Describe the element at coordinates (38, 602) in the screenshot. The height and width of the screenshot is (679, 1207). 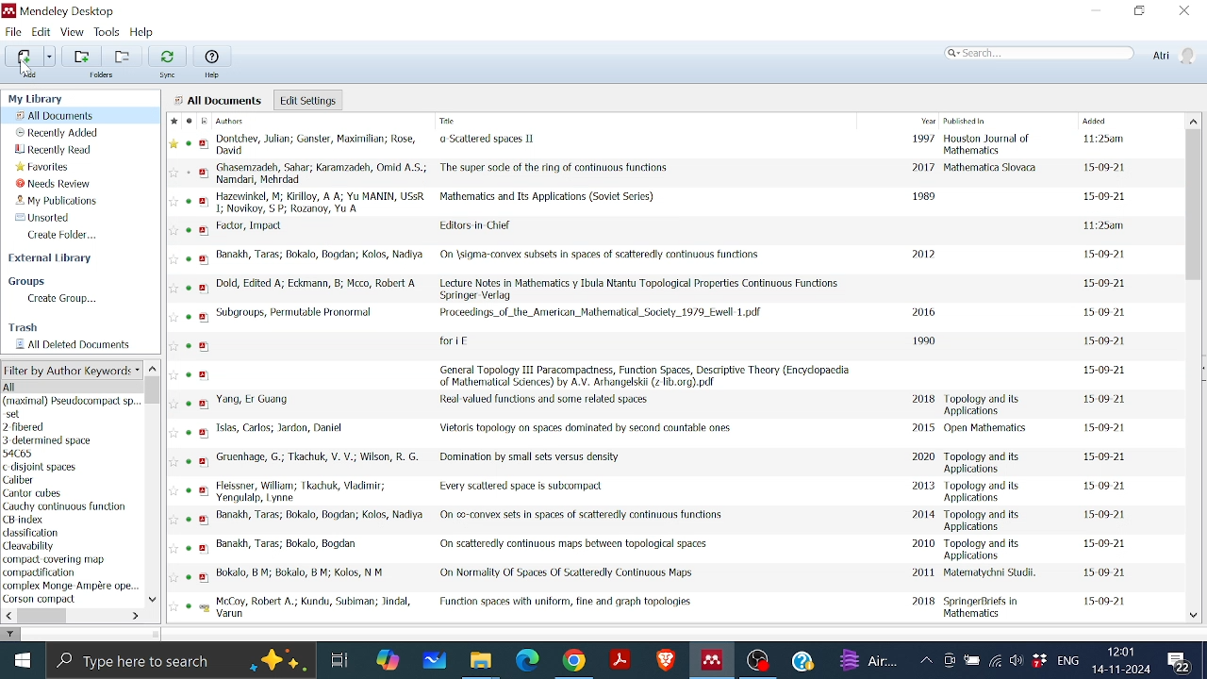
I see `Keyword` at that location.